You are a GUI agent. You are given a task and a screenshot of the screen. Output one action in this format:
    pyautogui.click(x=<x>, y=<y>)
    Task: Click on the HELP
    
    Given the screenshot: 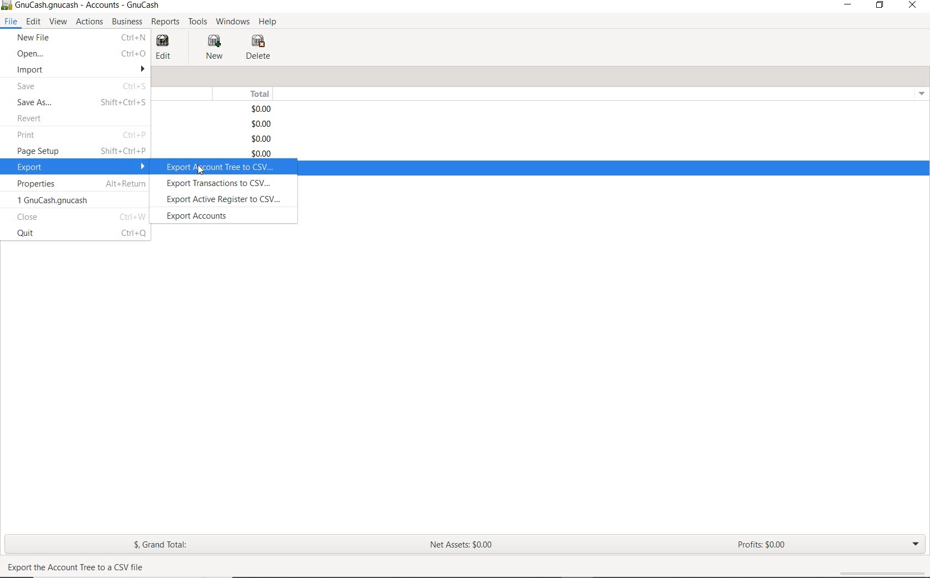 What is the action you would take?
    pyautogui.click(x=268, y=22)
    